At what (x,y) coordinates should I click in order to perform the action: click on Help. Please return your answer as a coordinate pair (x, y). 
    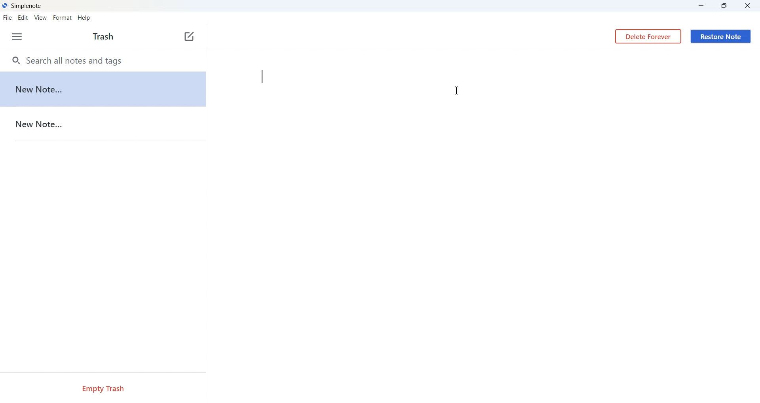
    Looking at the image, I should click on (84, 17).